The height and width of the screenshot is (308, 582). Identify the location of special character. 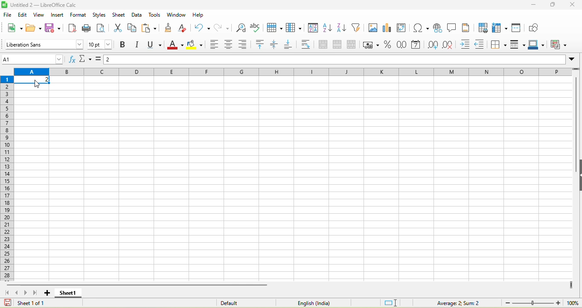
(421, 28).